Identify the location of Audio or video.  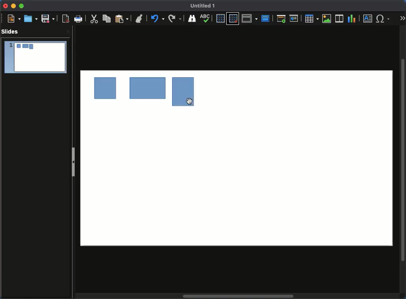
(340, 19).